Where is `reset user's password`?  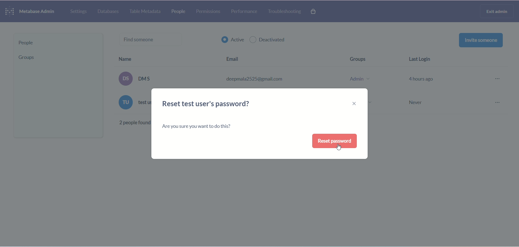
reset user's password is located at coordinates (205, 104).